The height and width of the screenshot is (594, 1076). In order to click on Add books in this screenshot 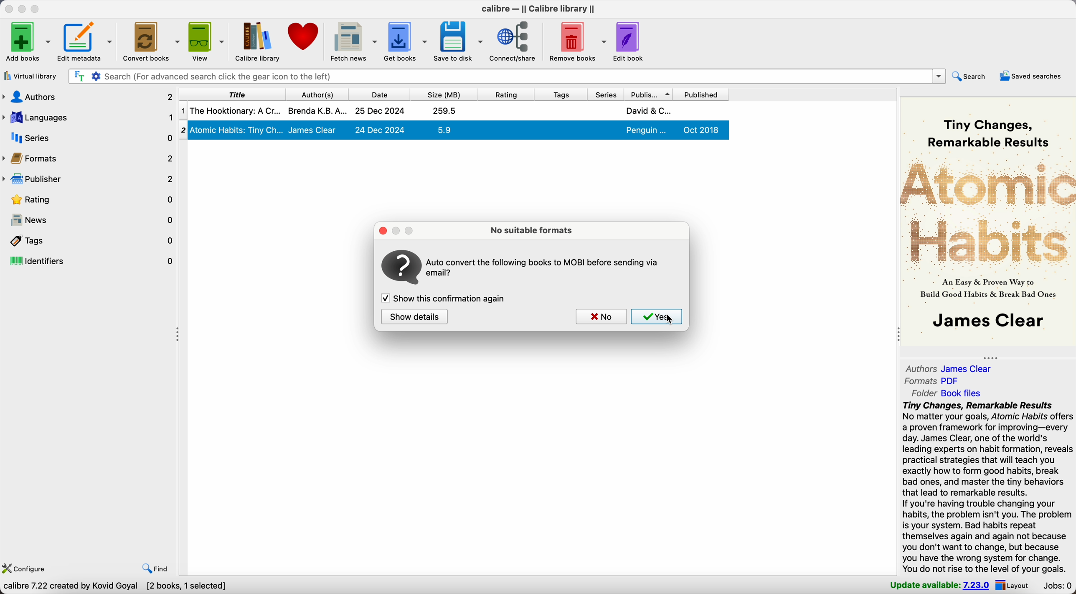, I will do `click(28, 41)`.